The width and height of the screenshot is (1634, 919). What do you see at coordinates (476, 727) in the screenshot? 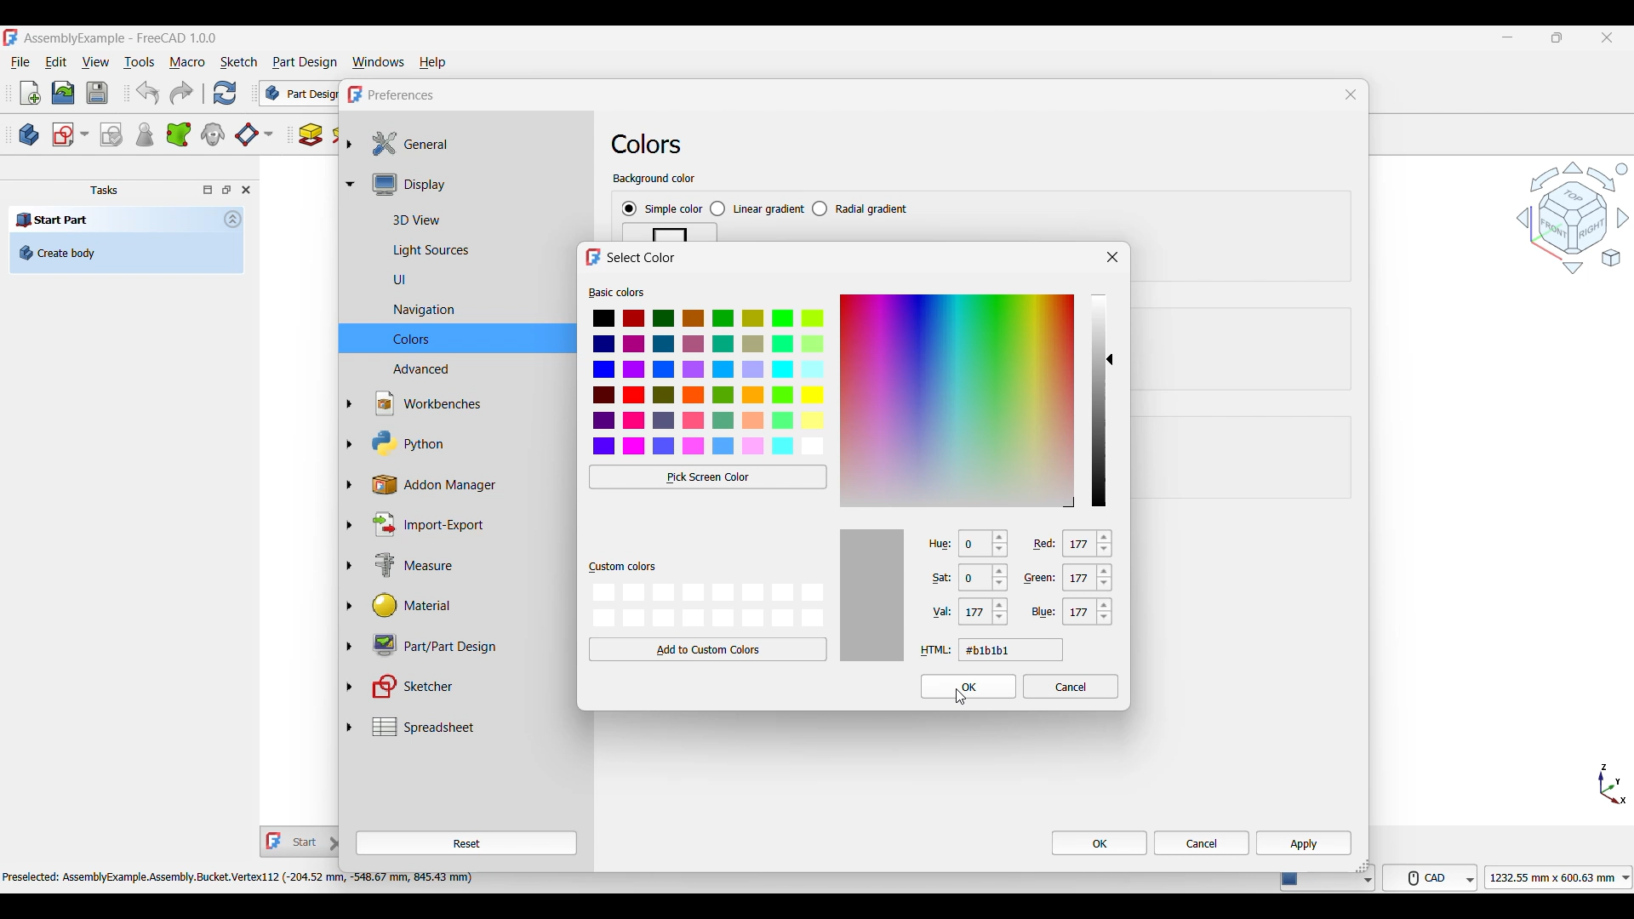
I see `Spreadsheet` at bounding box center [476, 727].